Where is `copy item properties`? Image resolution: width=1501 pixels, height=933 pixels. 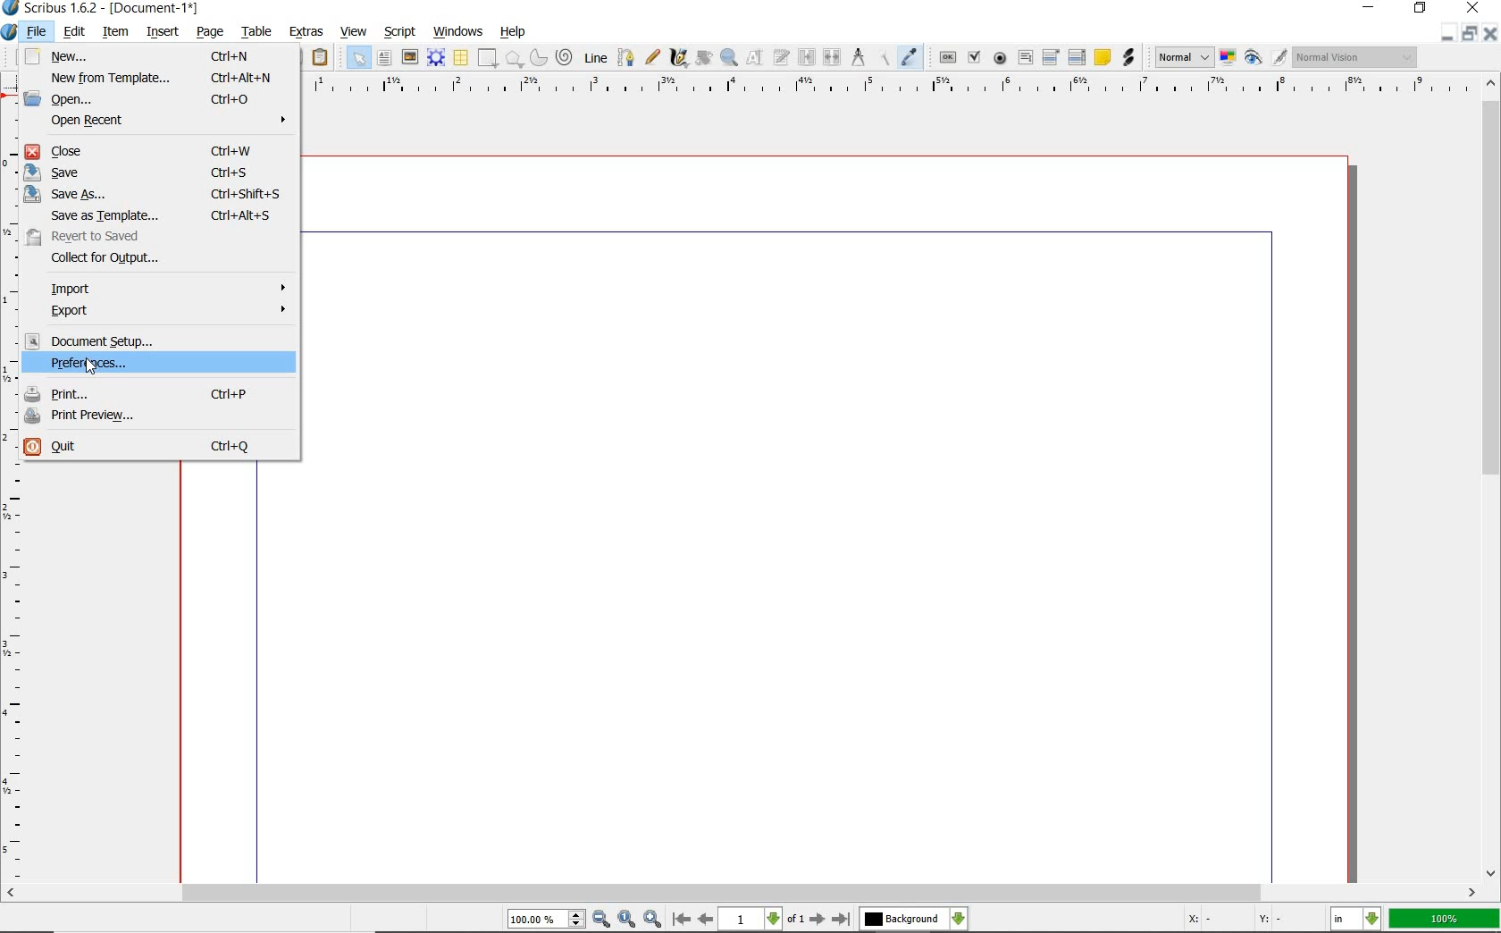
copy item properties is located at coordinates (885, 58).